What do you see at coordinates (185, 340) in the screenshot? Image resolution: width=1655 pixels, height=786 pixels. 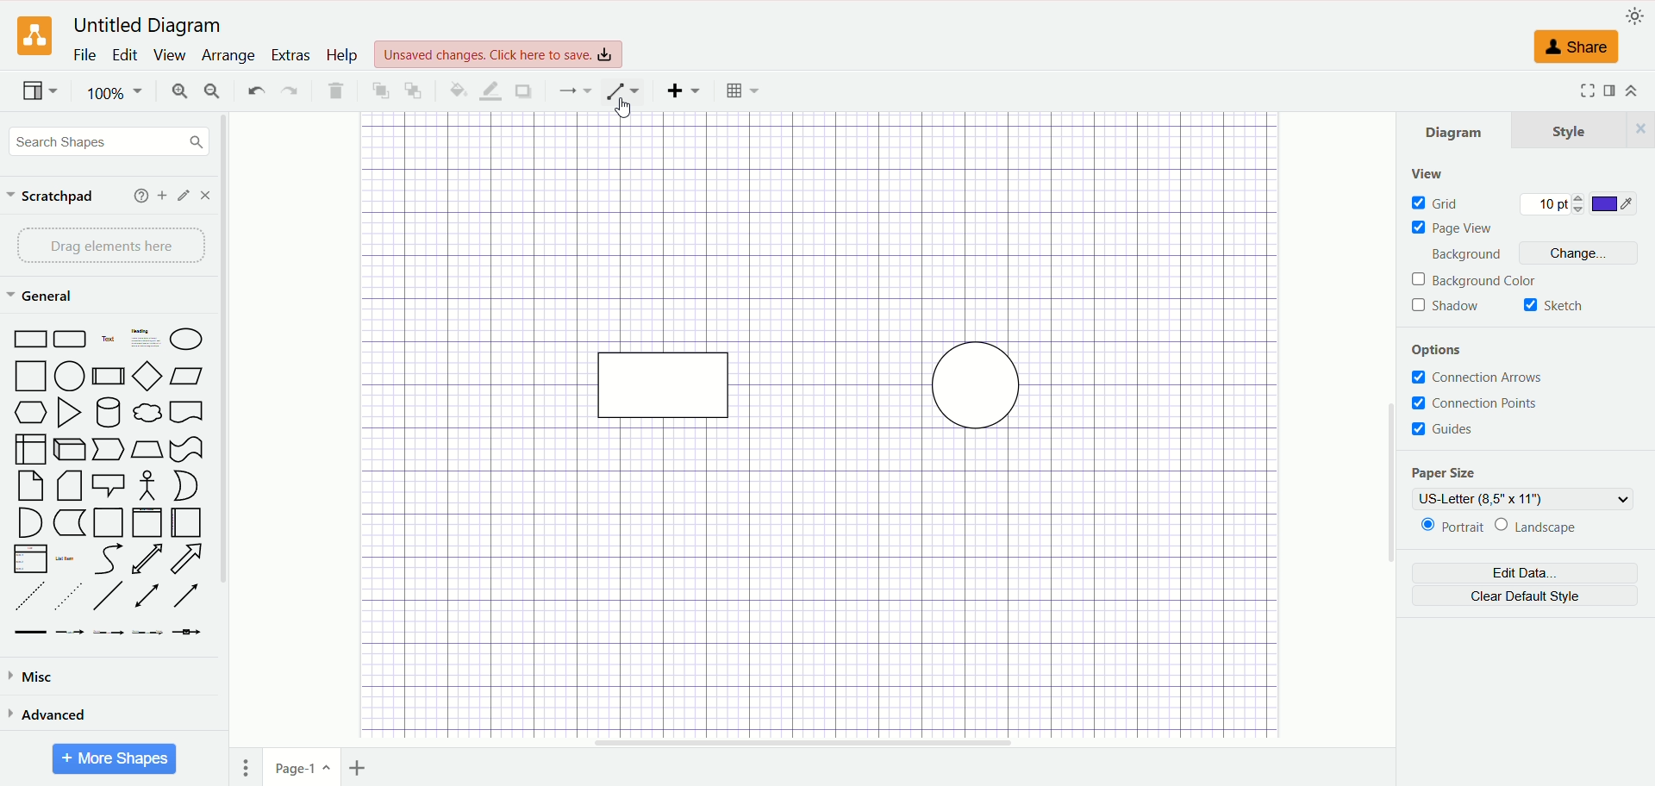 I see `Ellipse` at bounding box center [185, 340].